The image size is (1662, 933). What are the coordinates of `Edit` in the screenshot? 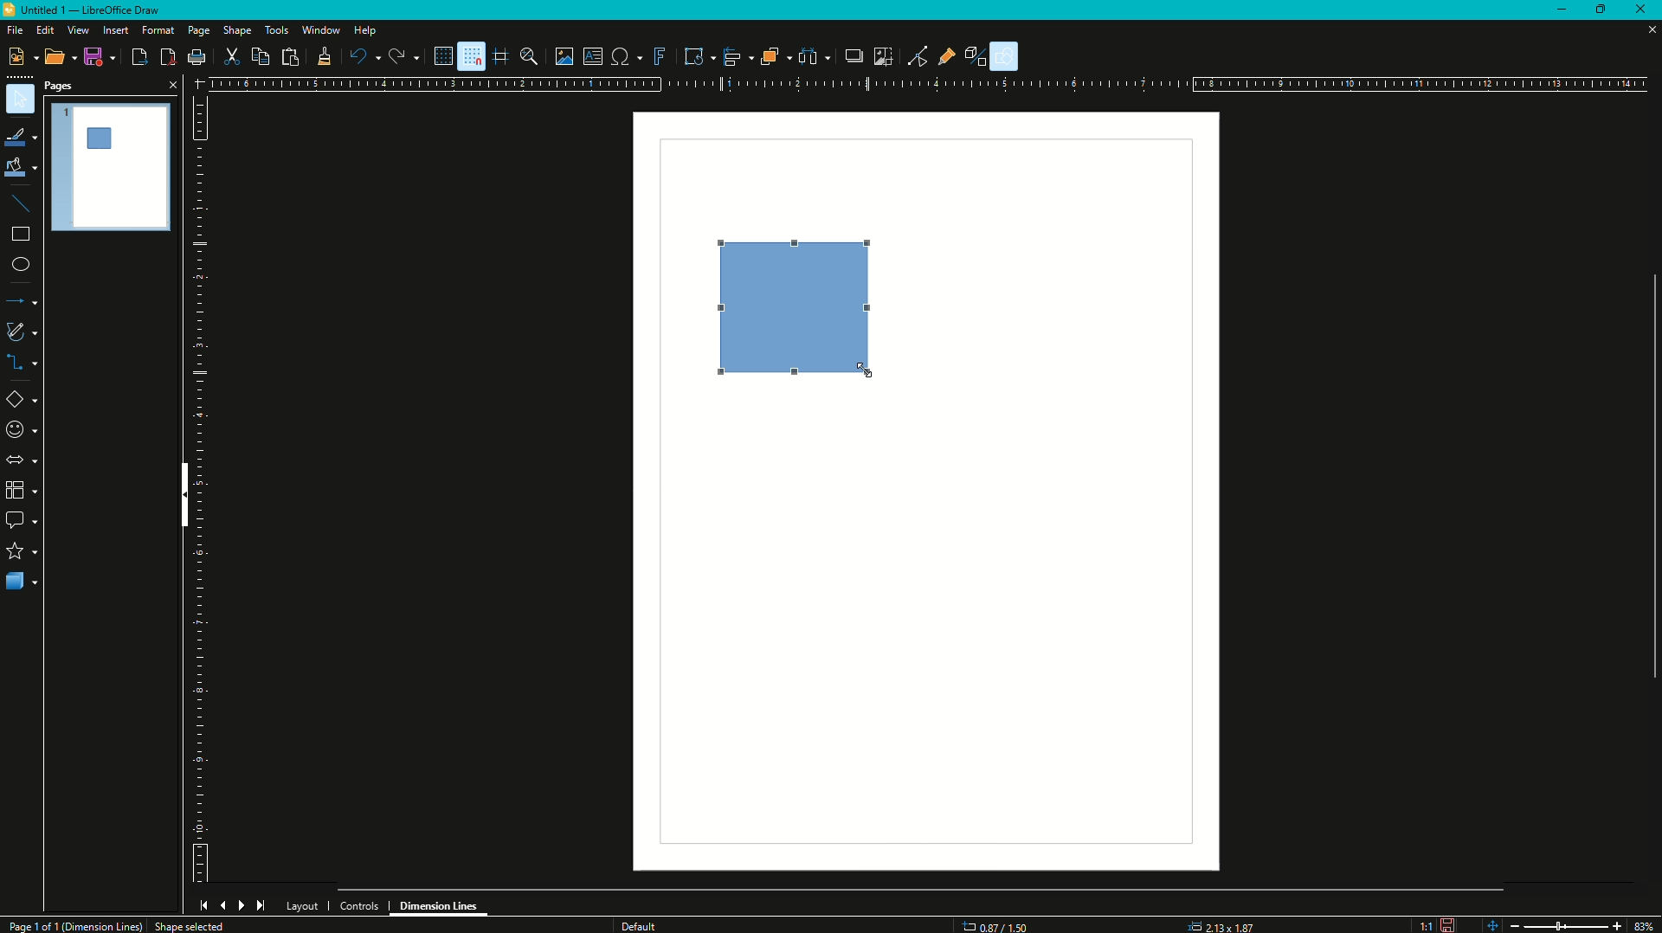 It's located at (44, 30).